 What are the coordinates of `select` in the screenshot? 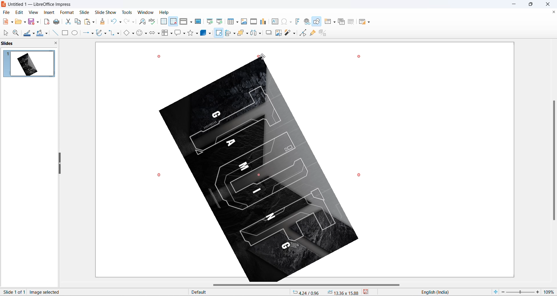 It's located at (5, 33).